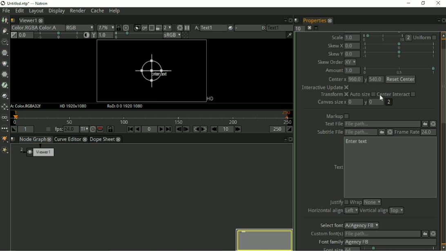  I want to click on close, so click(330, 20).